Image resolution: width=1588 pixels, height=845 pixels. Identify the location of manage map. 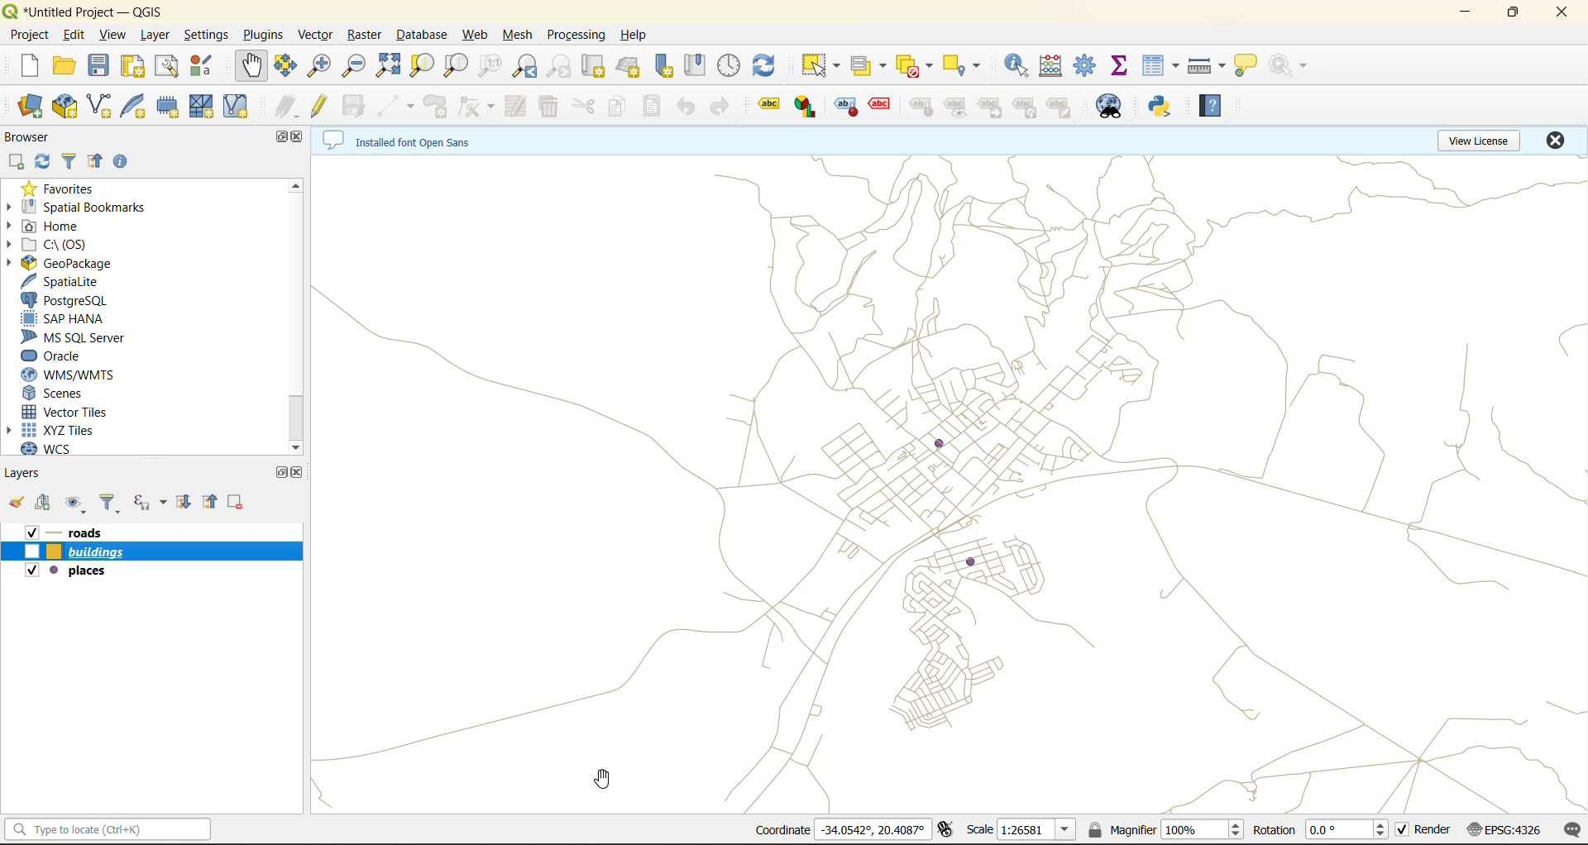
(74, 502).